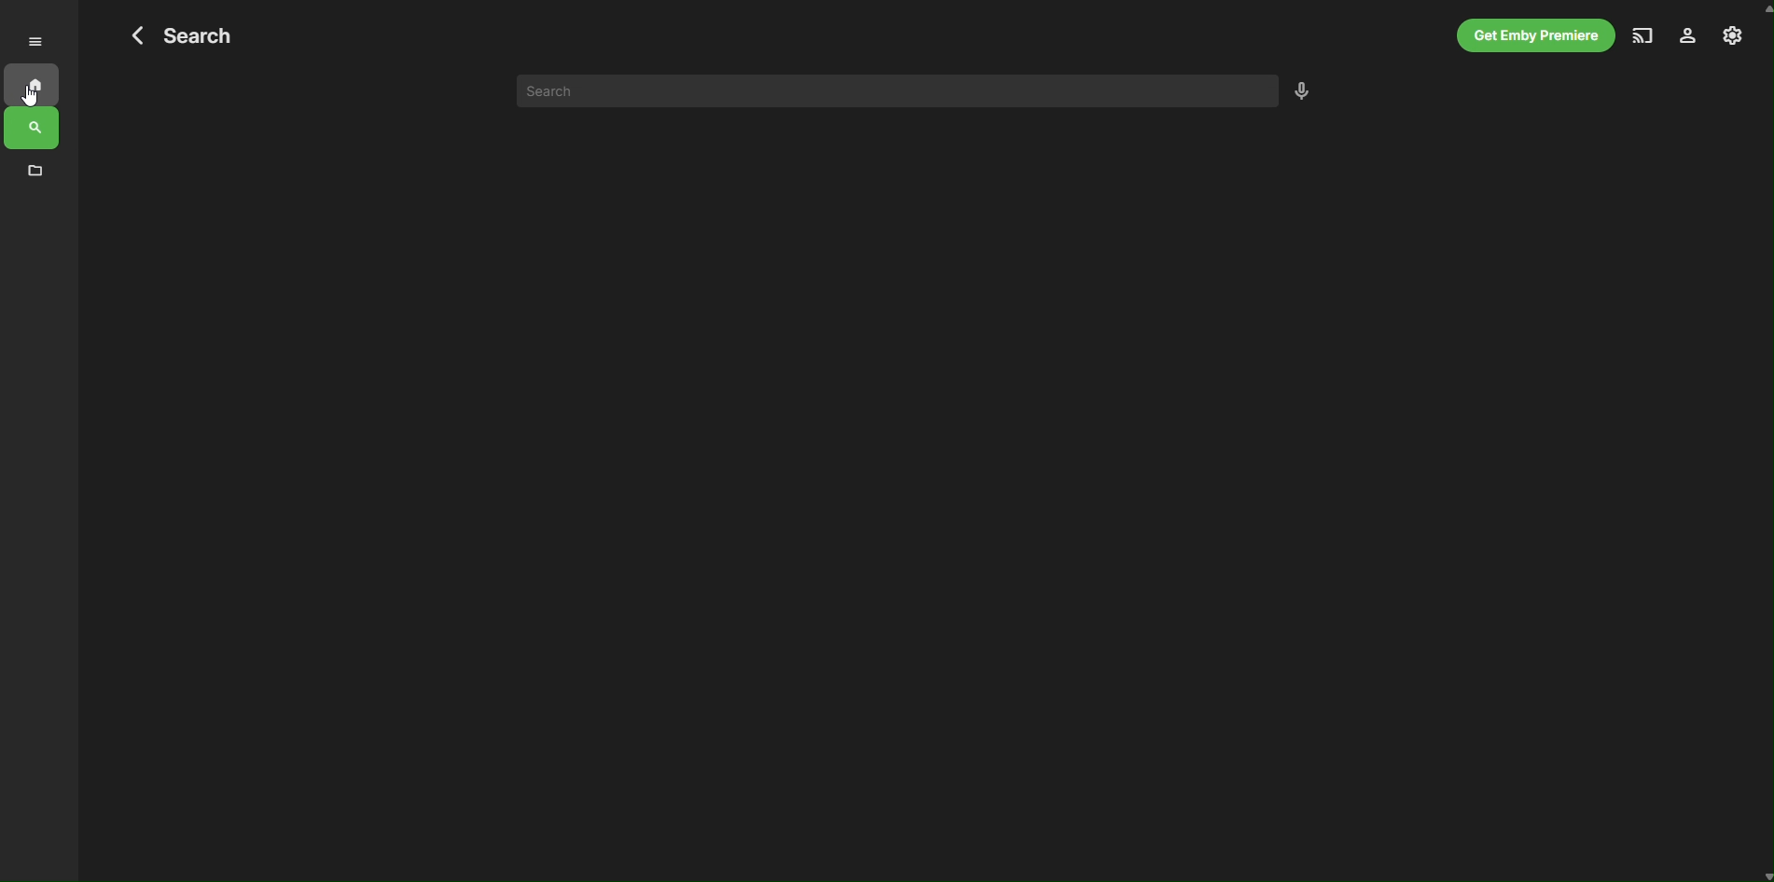 The width and height of the screenshot is (1774, 882). Describe the element at coordinates (36, 90) in the screenshot. I see `Home` at that location.